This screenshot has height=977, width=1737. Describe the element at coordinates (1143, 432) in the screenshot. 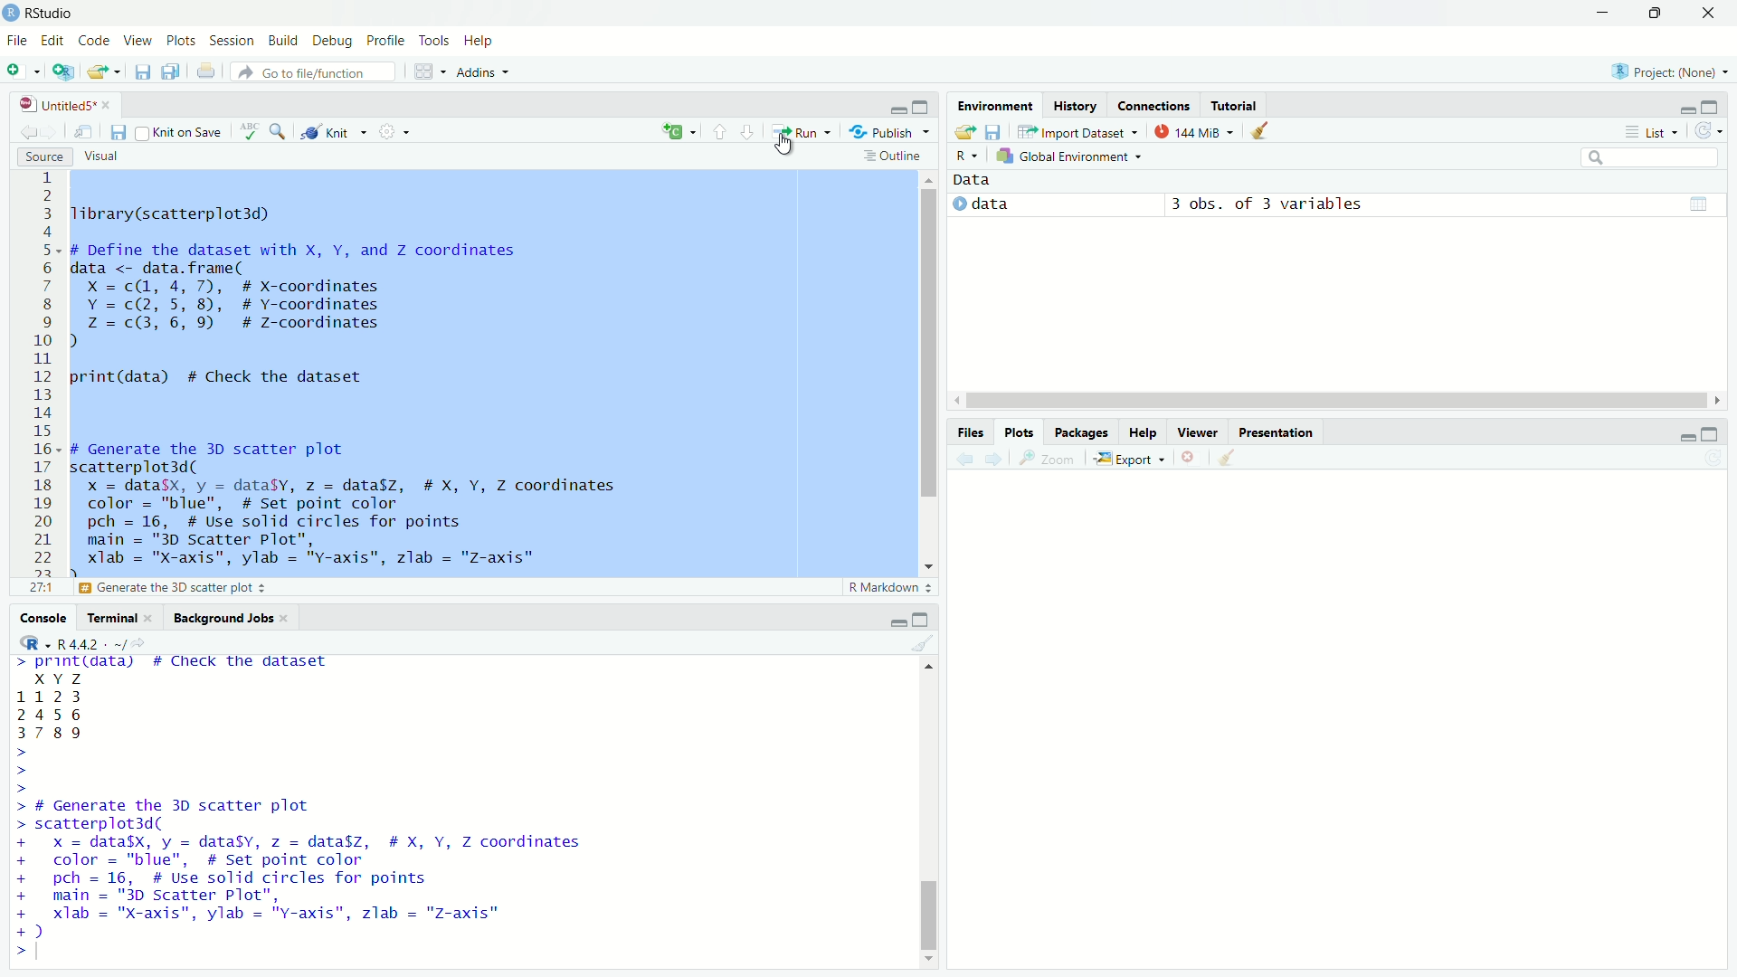

I see `help` at that location.